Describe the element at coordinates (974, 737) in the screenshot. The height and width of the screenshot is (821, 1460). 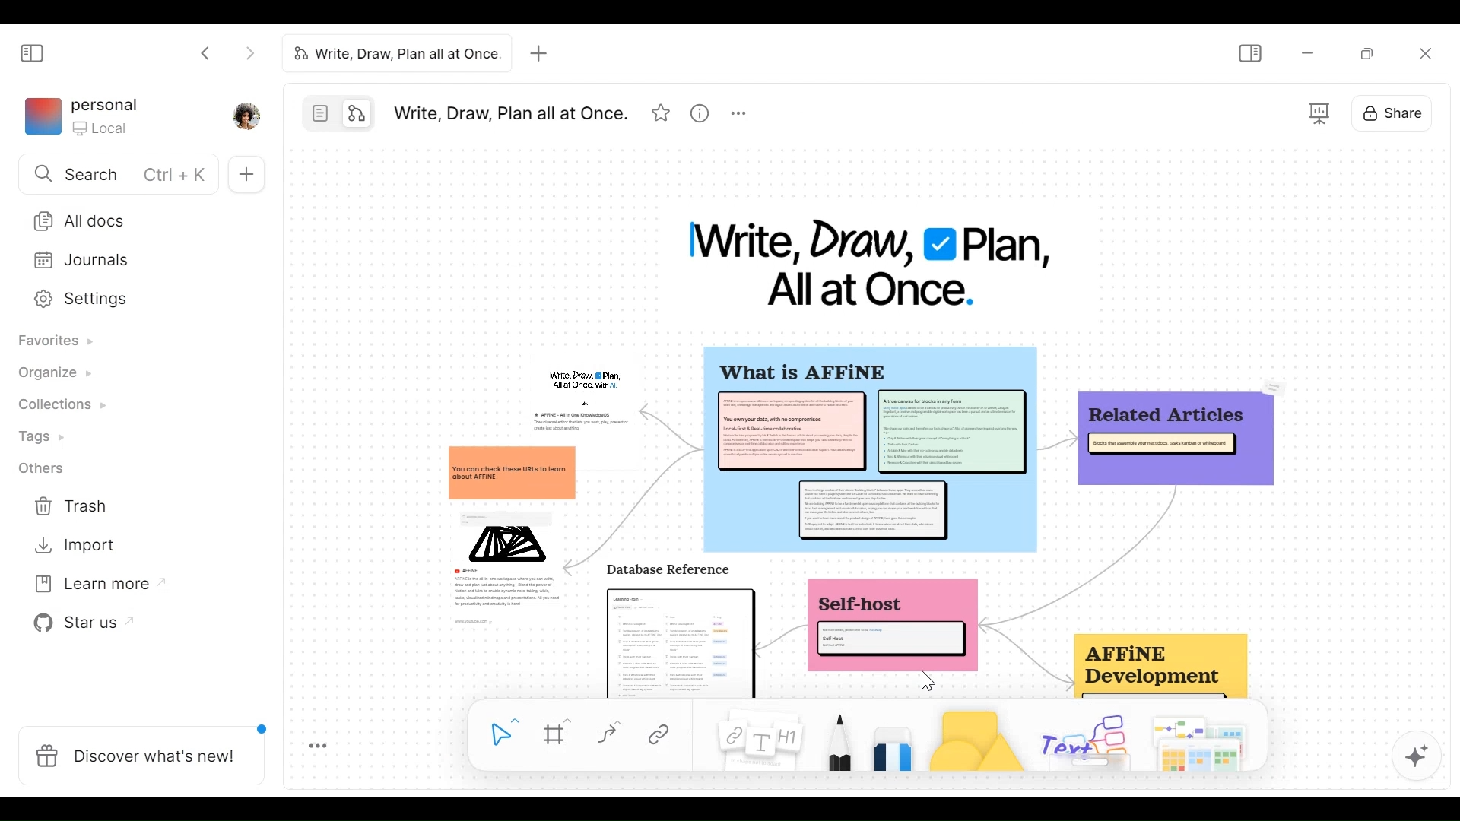
I see `Shapes` at that location.